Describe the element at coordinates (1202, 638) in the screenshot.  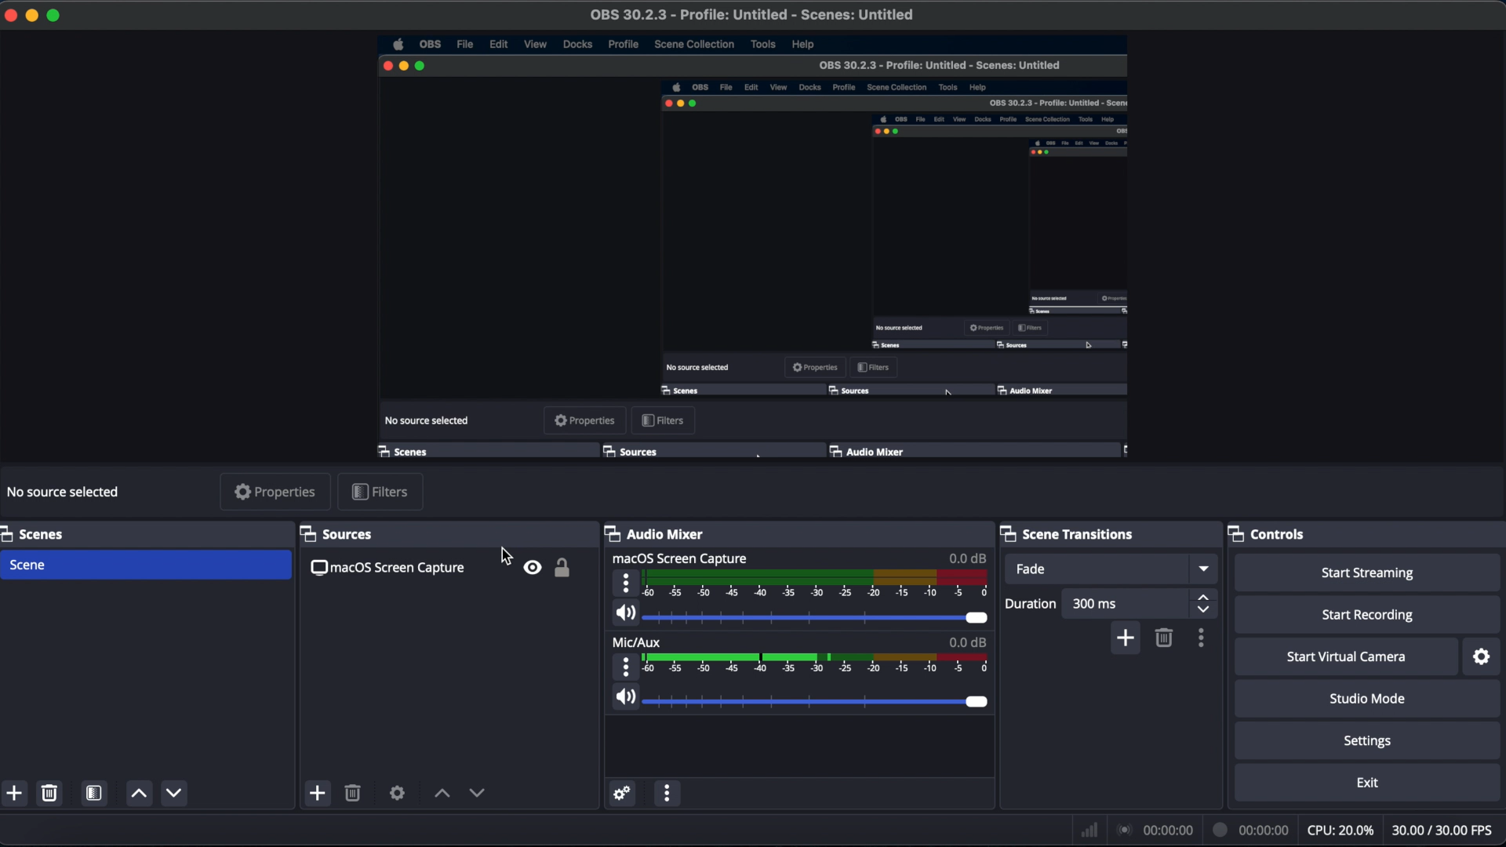
I see `configurable transition properties` at that location.